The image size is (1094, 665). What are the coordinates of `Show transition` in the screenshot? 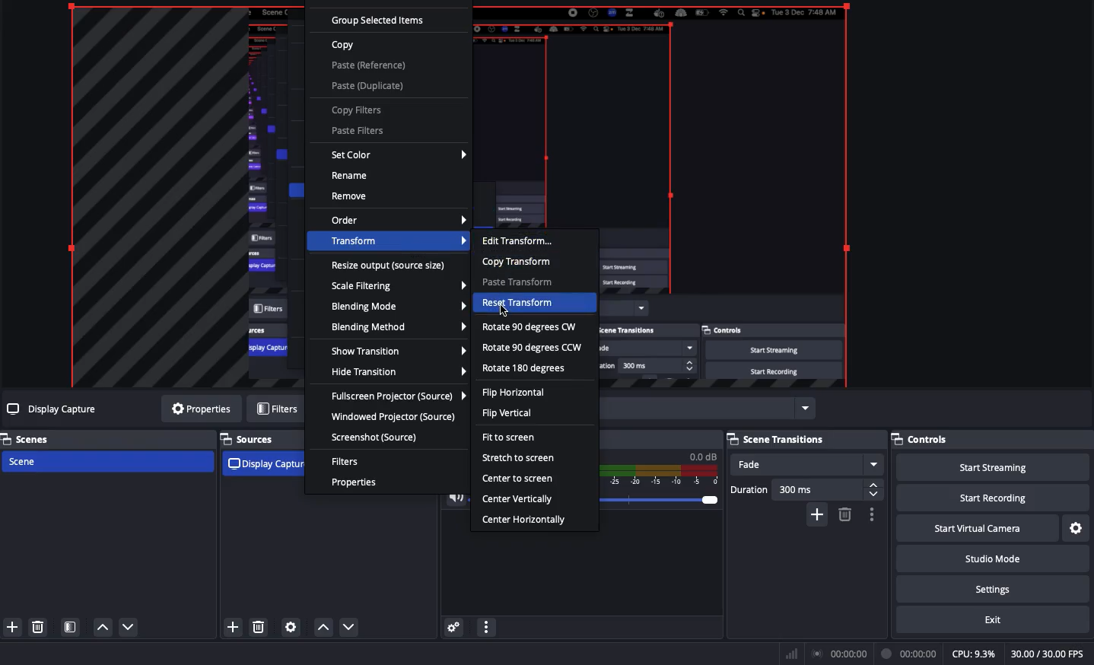 It's located at (399, 352).